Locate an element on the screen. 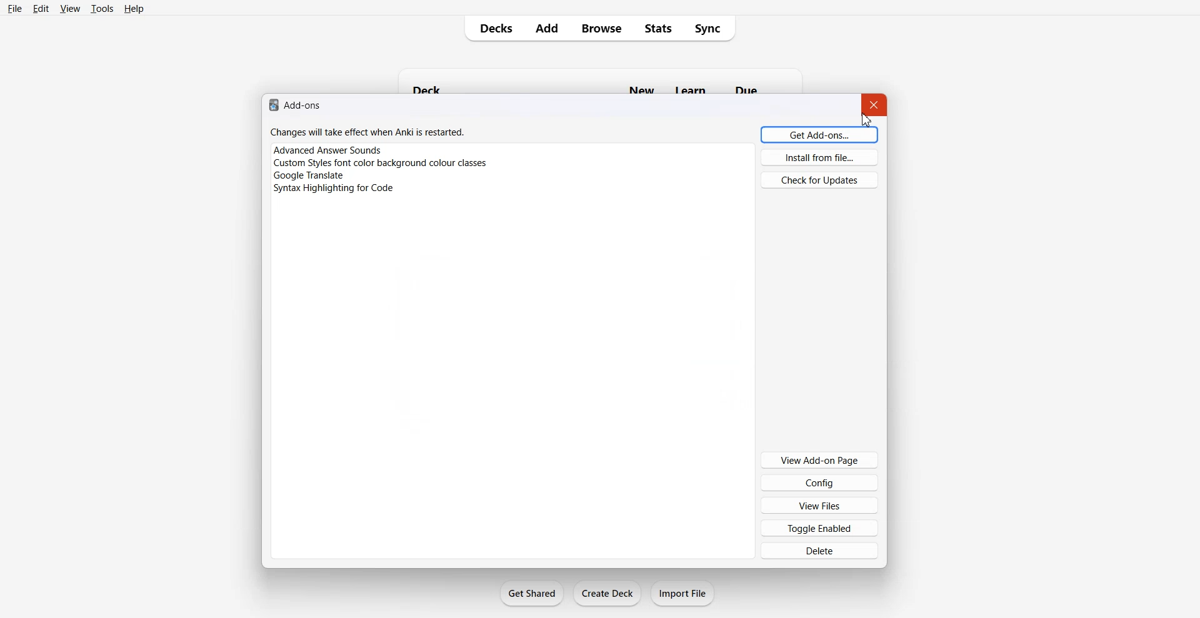  Plugins is located at coordinates (512, 149).